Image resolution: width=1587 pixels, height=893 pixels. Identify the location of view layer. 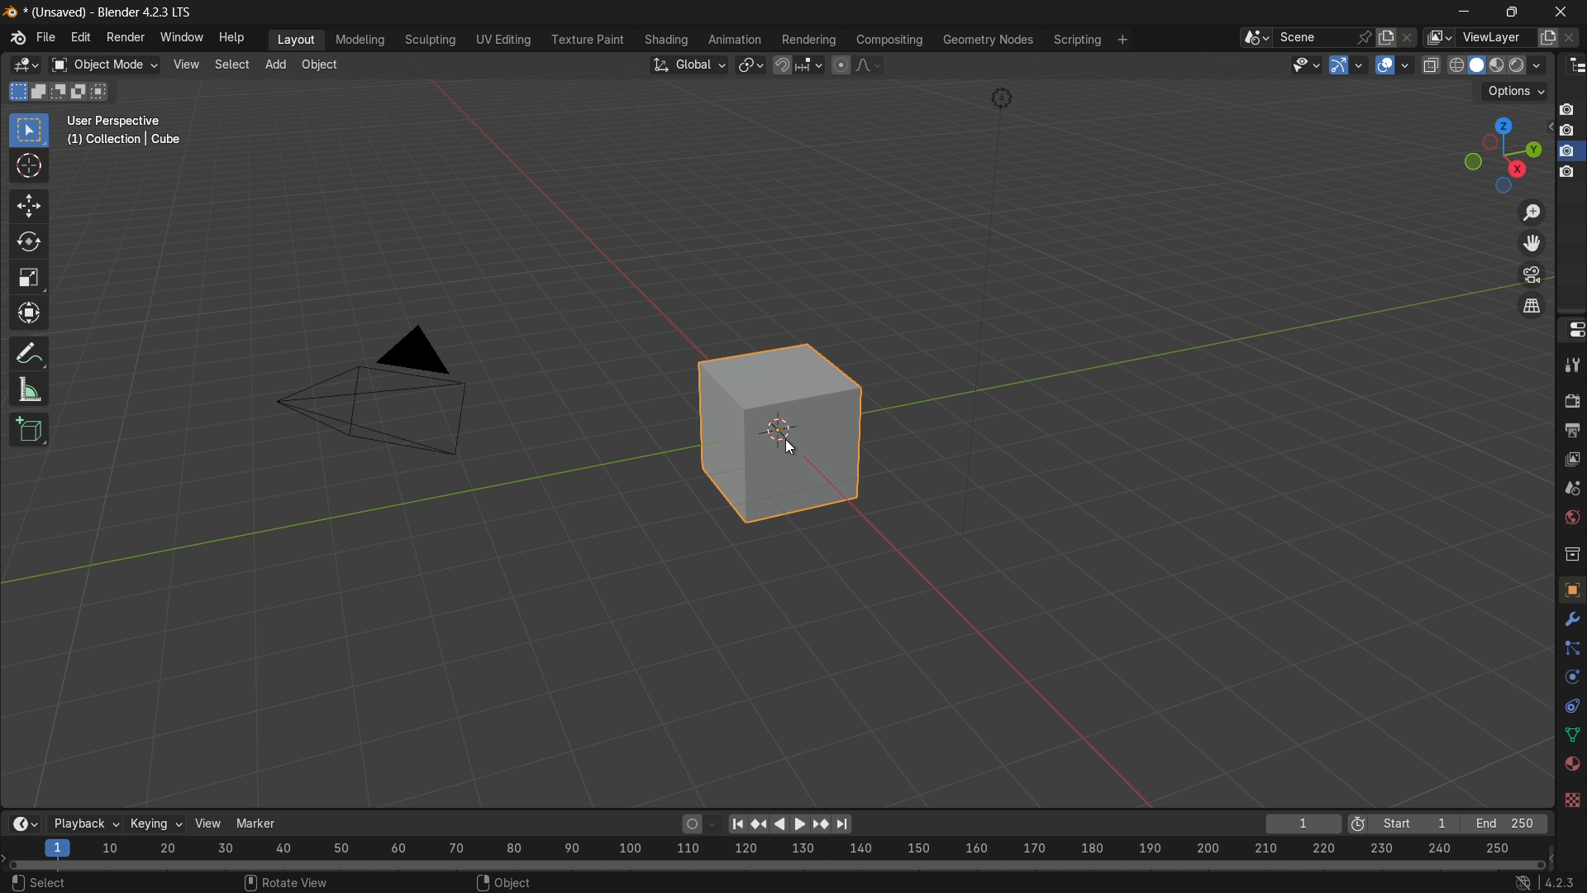
(1571, 456).